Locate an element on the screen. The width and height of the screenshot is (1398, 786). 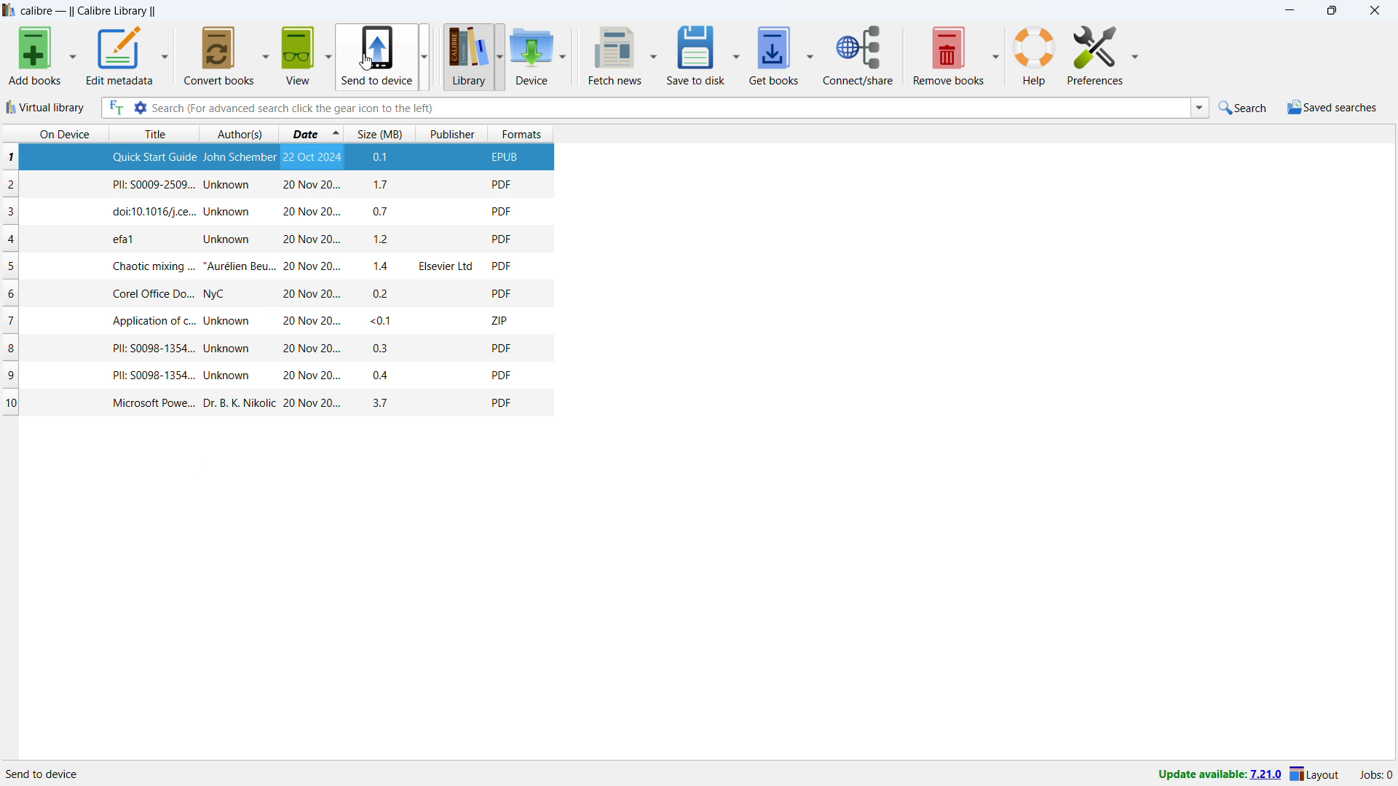
send to device options is located at coordinates (424, 55).